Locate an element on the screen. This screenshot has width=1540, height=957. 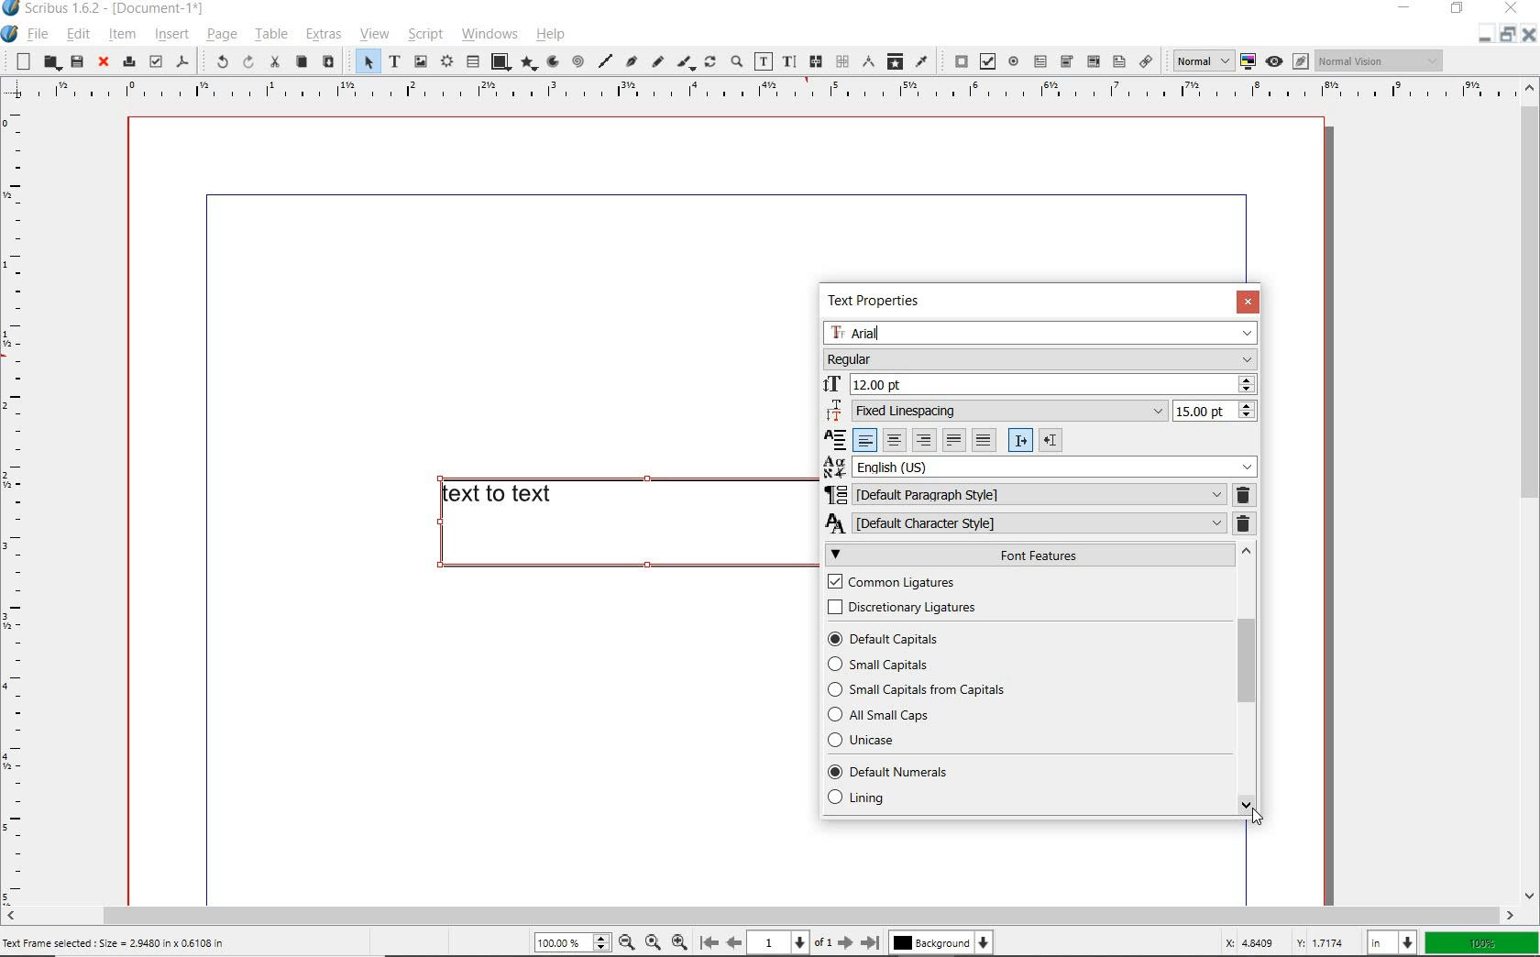
pdf check box is located at coordinates (986, 61).